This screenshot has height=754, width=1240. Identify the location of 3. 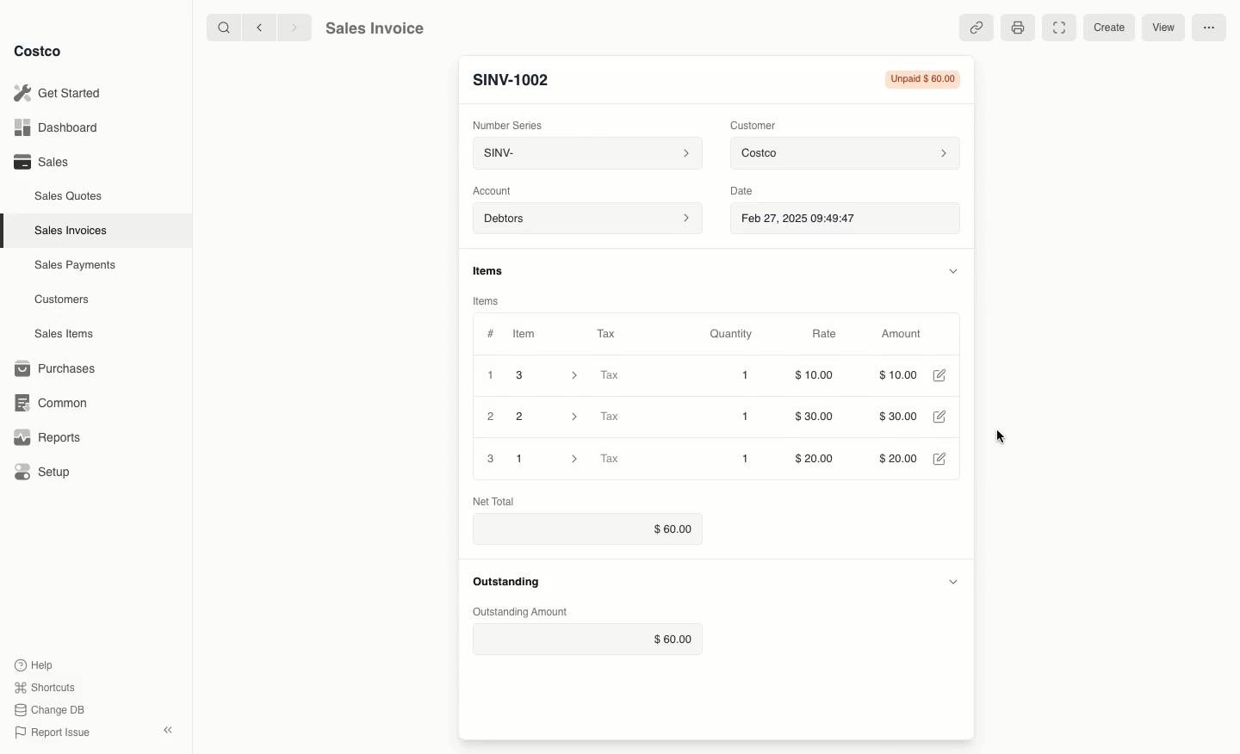
(551, 375).